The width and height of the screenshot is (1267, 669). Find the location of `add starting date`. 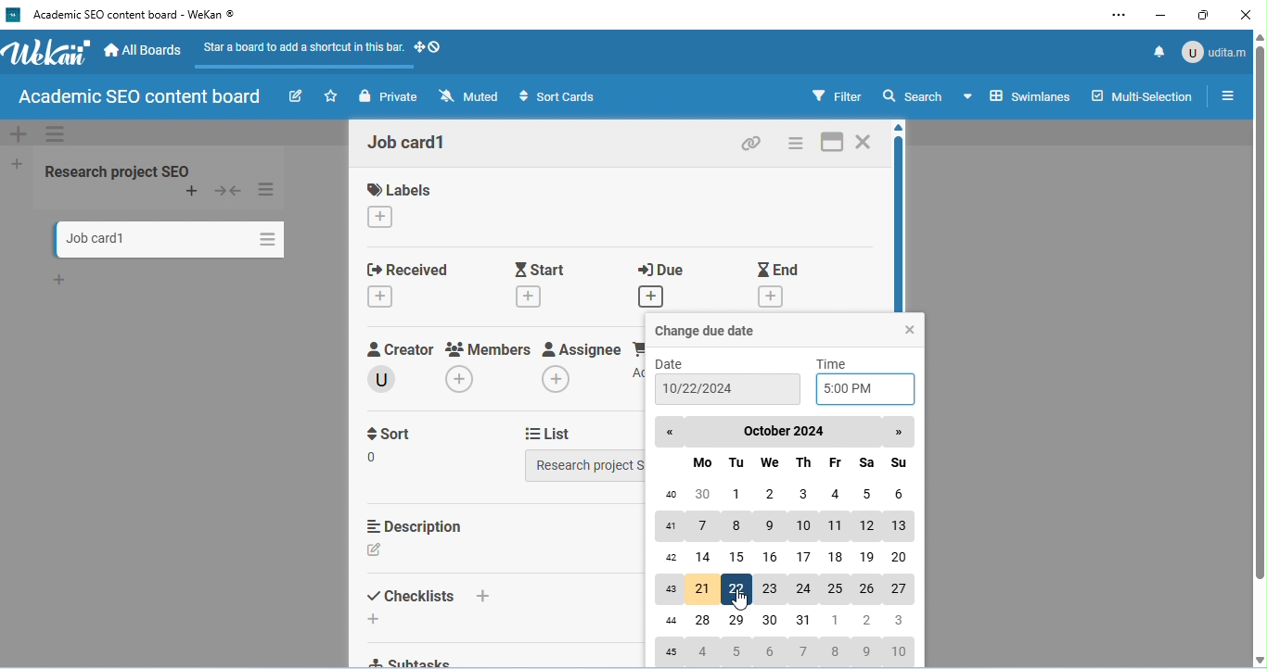

add starting date is located at coordinates (530, 295).